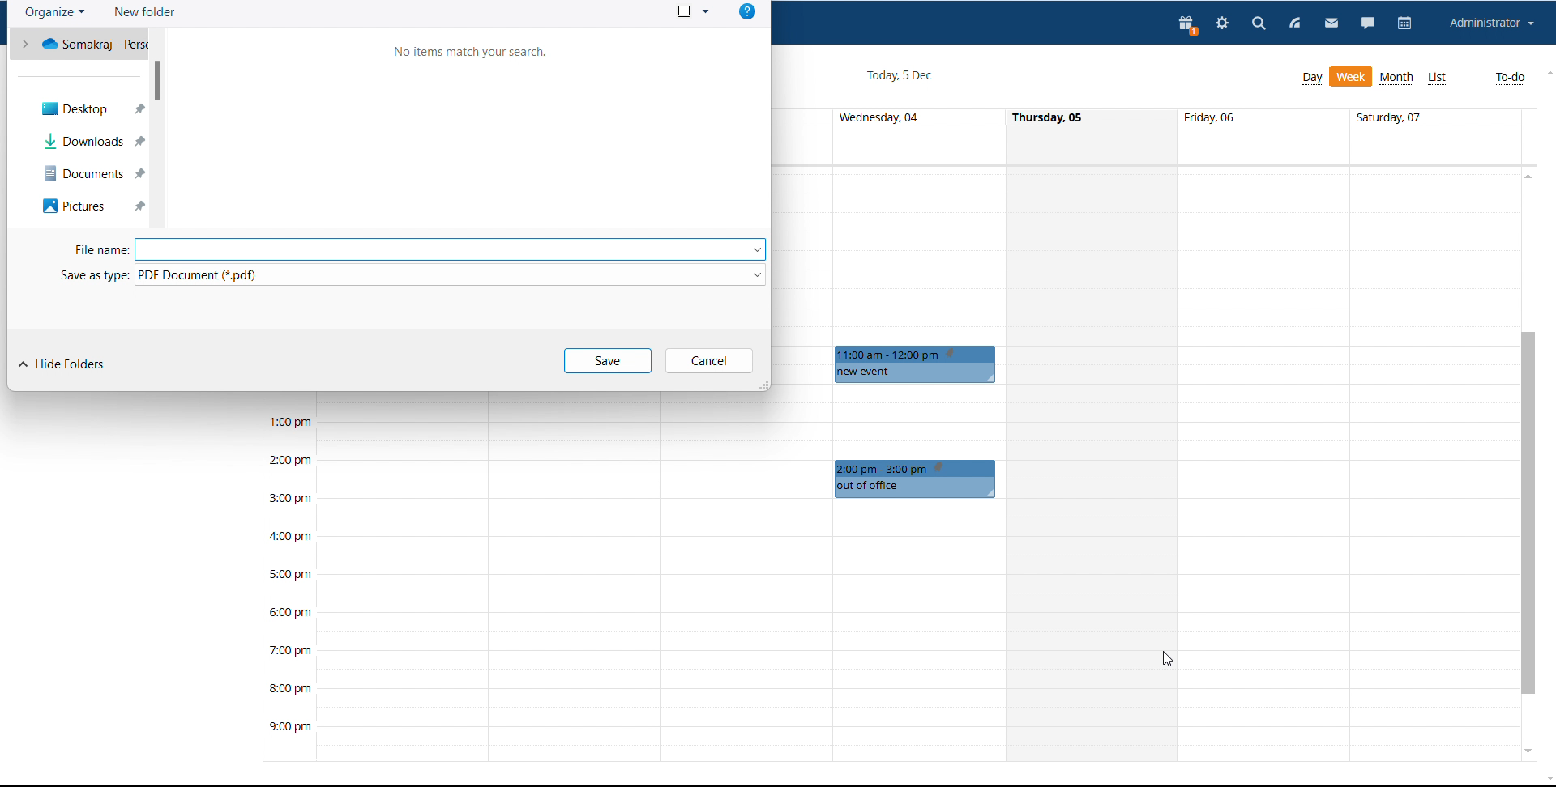 This screenshot has width=1556, height=787. Describe the element at coordinates (1352, 319) in the screenshot. I see `30 min span` at that location.